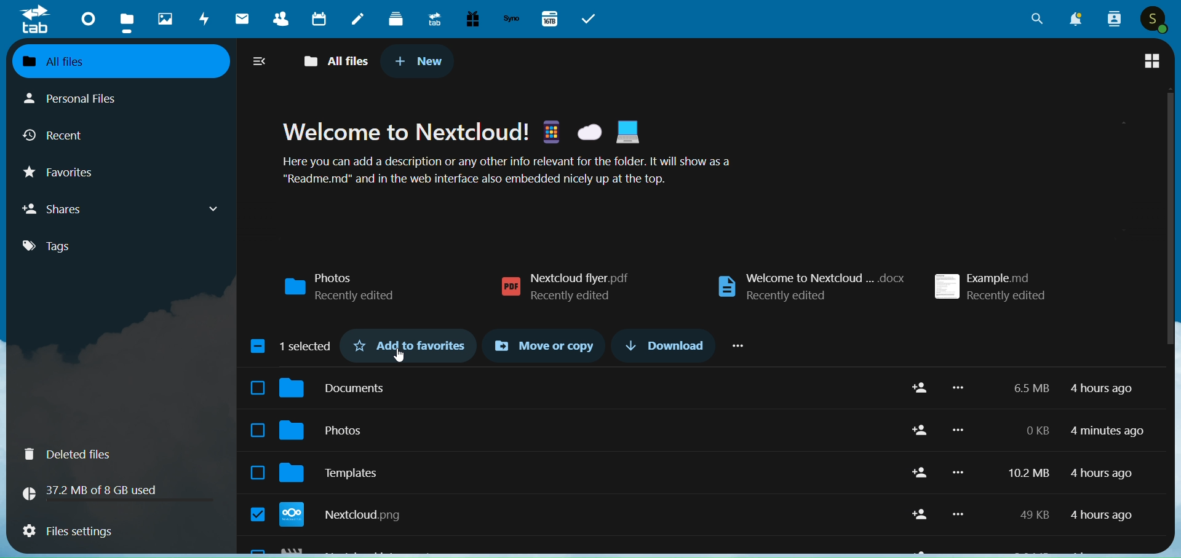  Describe the element at coordinates (277, 19) in the screenshot. I see `contacts` at that location.